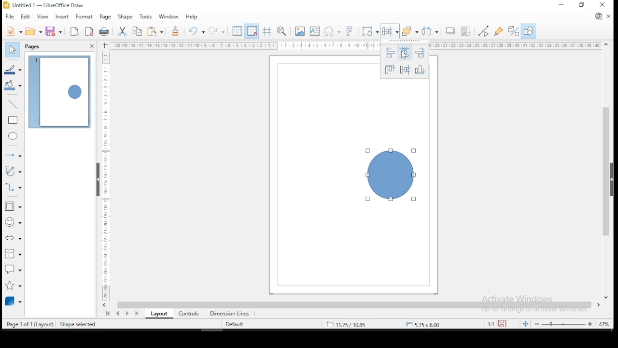 Image resolution: width=618 pixels, height=348 pixels. What do you see at coordinates (122, 31) in the screenshot?
I see `cut` at bounding box center [122, 31].